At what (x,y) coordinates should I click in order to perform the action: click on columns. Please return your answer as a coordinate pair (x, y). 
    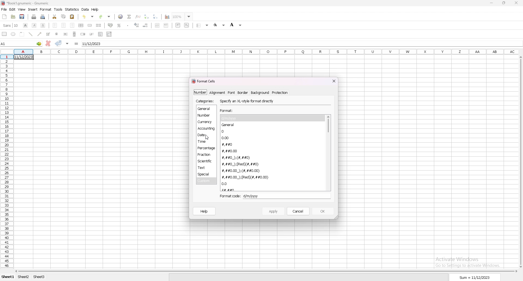
    Looking at the image, I should click on (267, 51).